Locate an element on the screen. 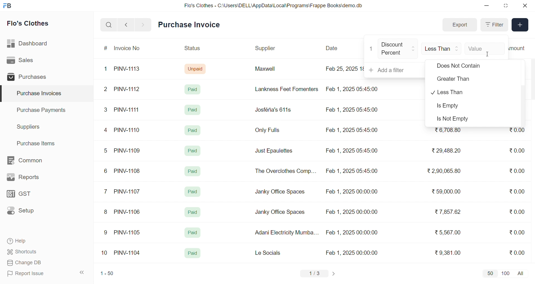  Supplier is located at coordinates (266, 48).